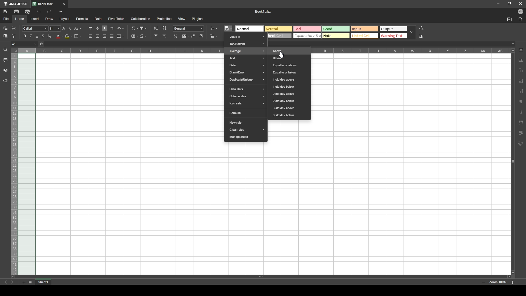 This screenshot has height=296, width=526. What do you see at coordinates (512, 282) in the screenshot?
I see `zoom in` at bounding box center [512, 282].